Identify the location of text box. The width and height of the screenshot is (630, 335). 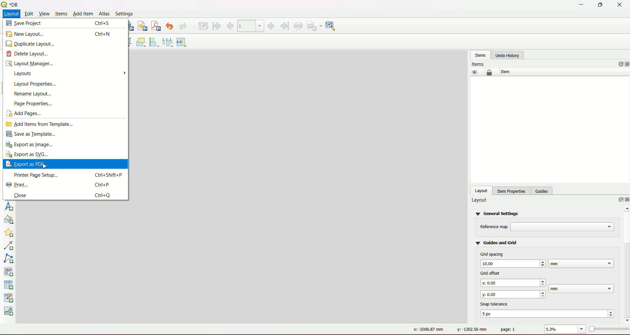
(514, 283).